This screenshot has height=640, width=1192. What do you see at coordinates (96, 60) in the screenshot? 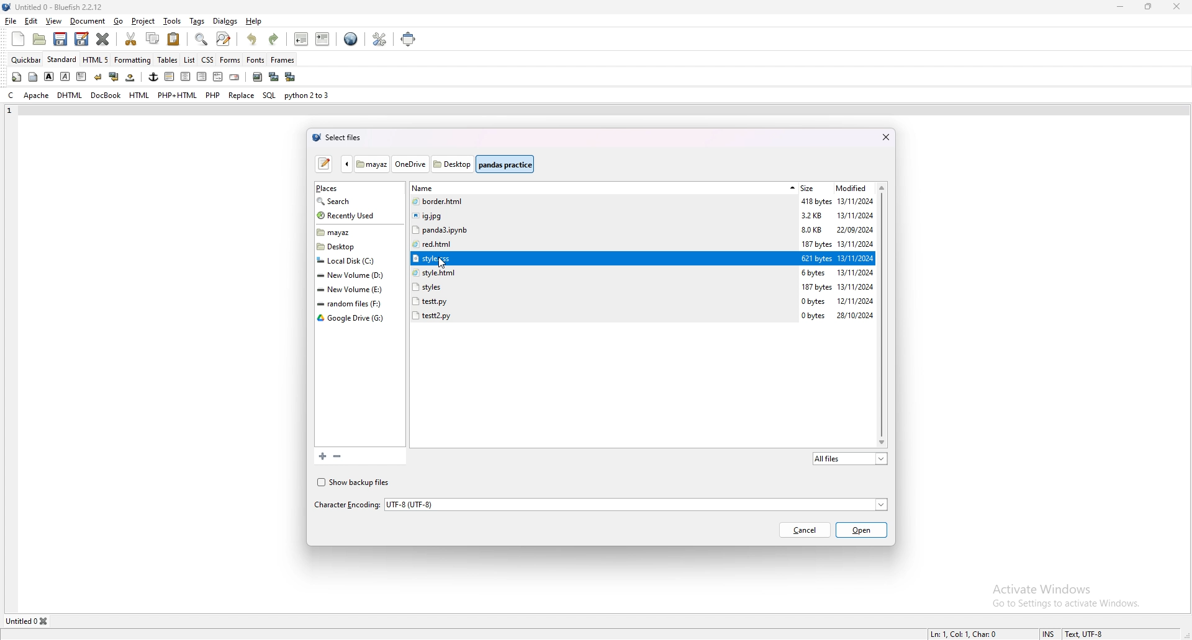
I see `html 5` at bounding box center [96, 60].